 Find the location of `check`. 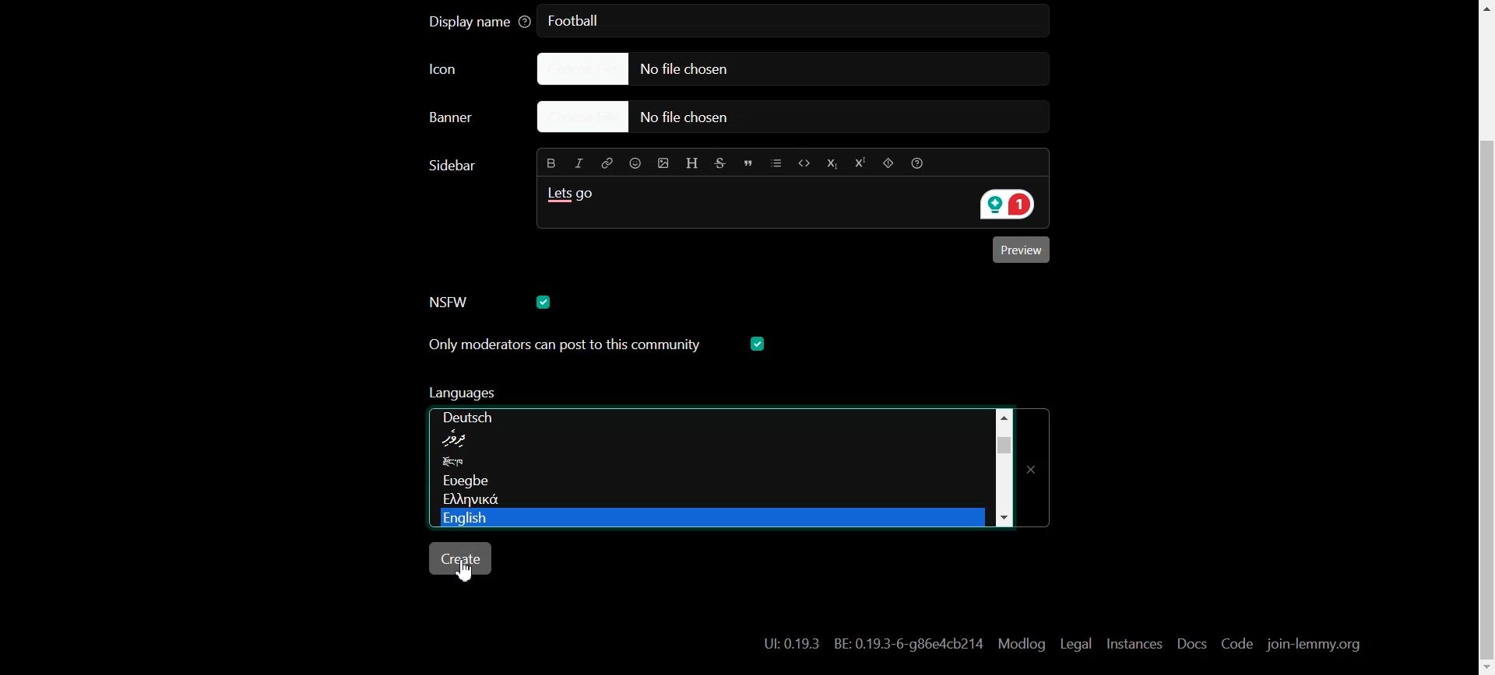

check is located at coordinates (760, 344).